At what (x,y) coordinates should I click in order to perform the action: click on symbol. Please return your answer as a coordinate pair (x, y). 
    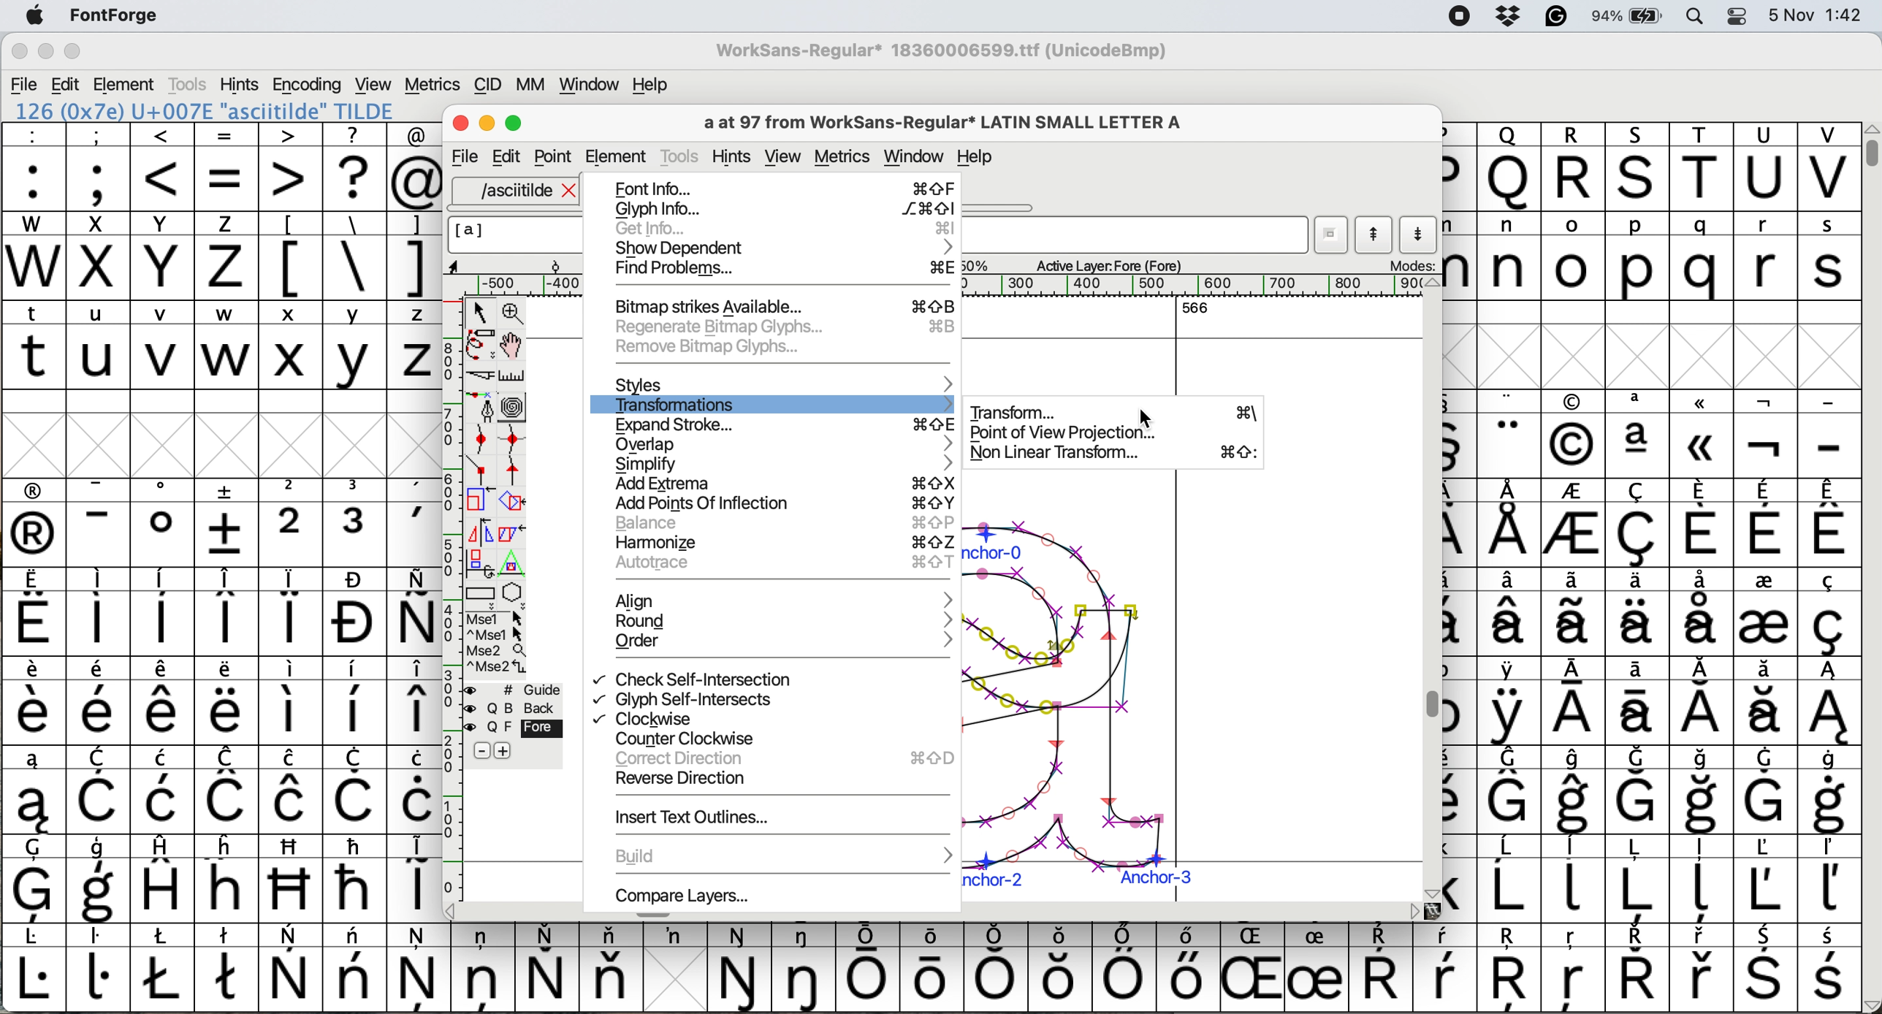
    Looking at the image, I should click on (35, 879).